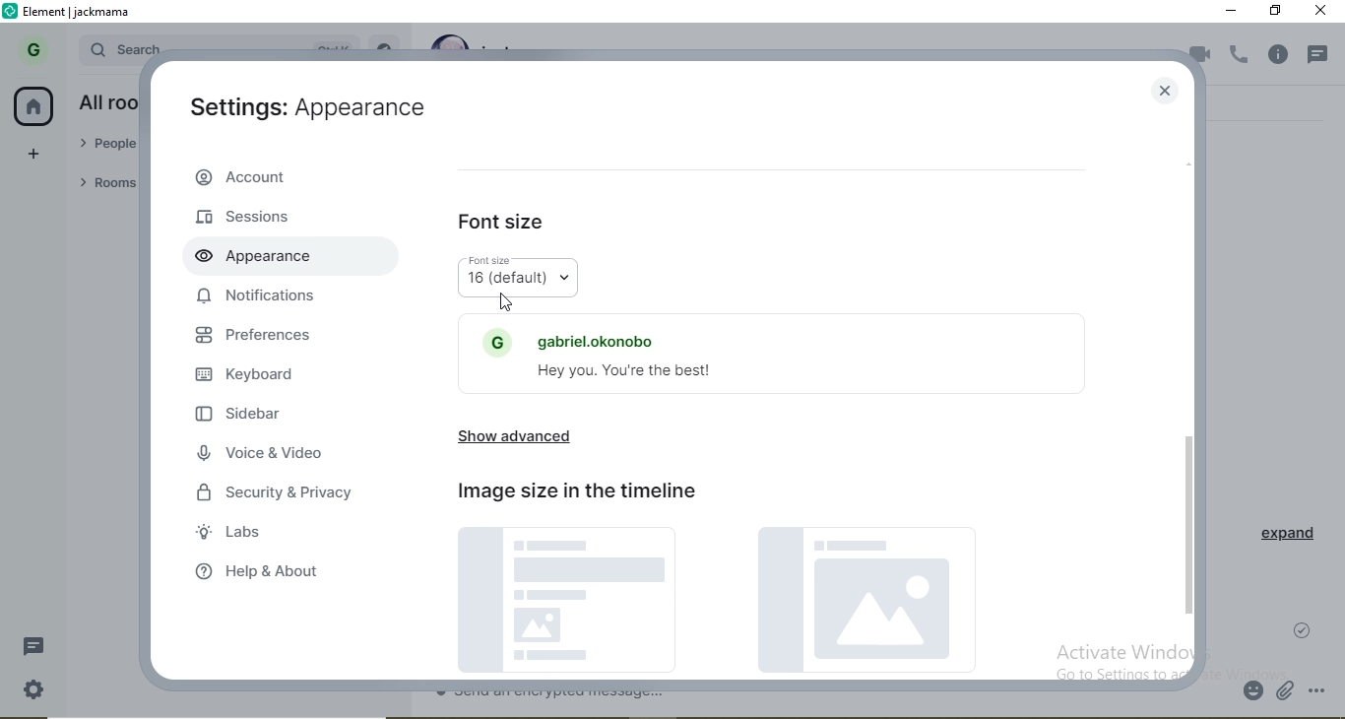 This screenshot has height=719, width=1345. I want to click on labs, so click(234, 530).